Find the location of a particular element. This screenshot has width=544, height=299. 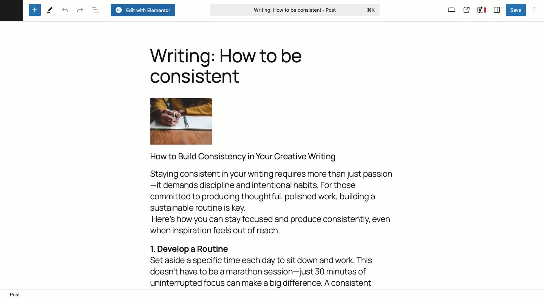

Tools is located at coordinates (51, 10).